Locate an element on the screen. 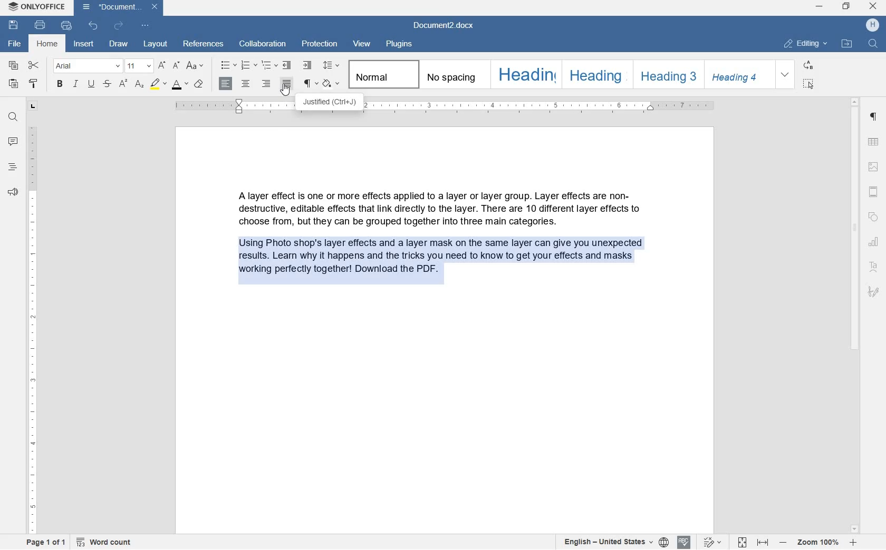 The image size is (886, 550). CHANGE CASE is located at coordinates (197, 66).